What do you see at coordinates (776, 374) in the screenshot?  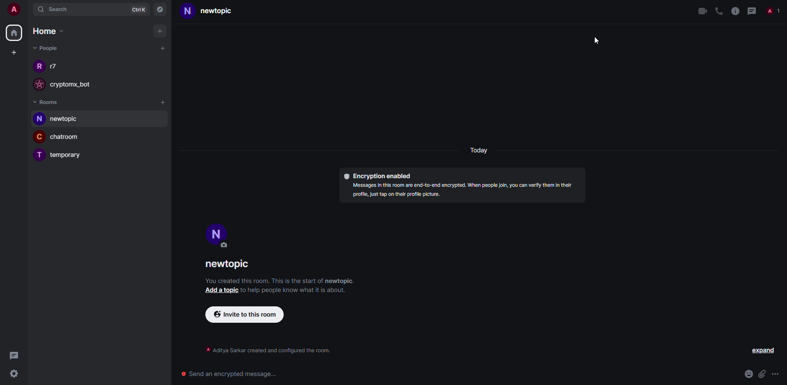 I see `more` at bounding box center [776, 374].